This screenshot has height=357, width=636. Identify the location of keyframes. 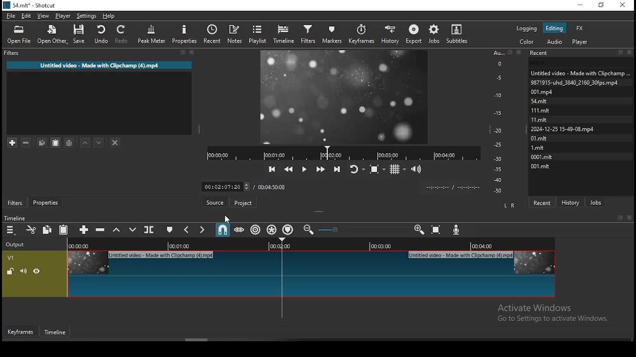
(361, 34).